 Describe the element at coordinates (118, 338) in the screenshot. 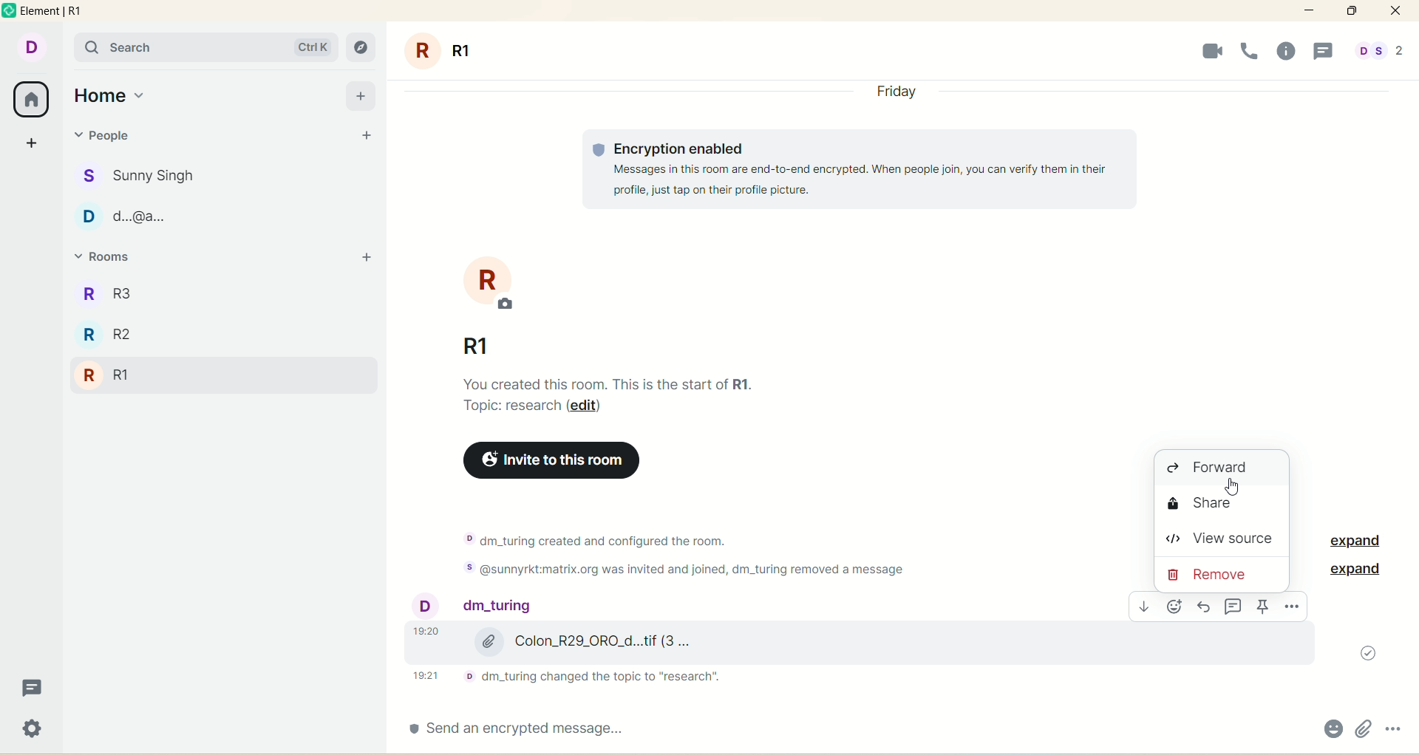

I see `R2` at that location.